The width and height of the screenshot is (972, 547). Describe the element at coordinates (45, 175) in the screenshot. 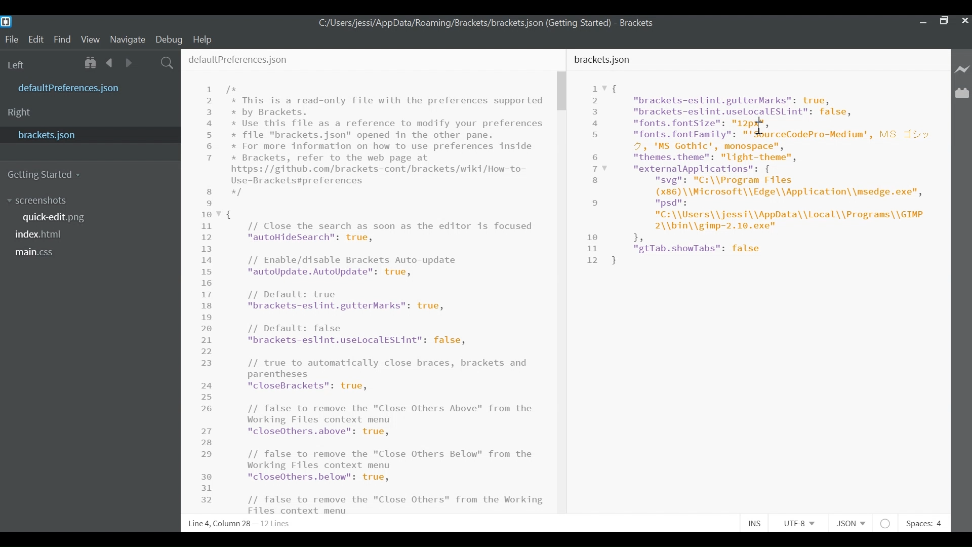

I see `Getting Started` at that location.